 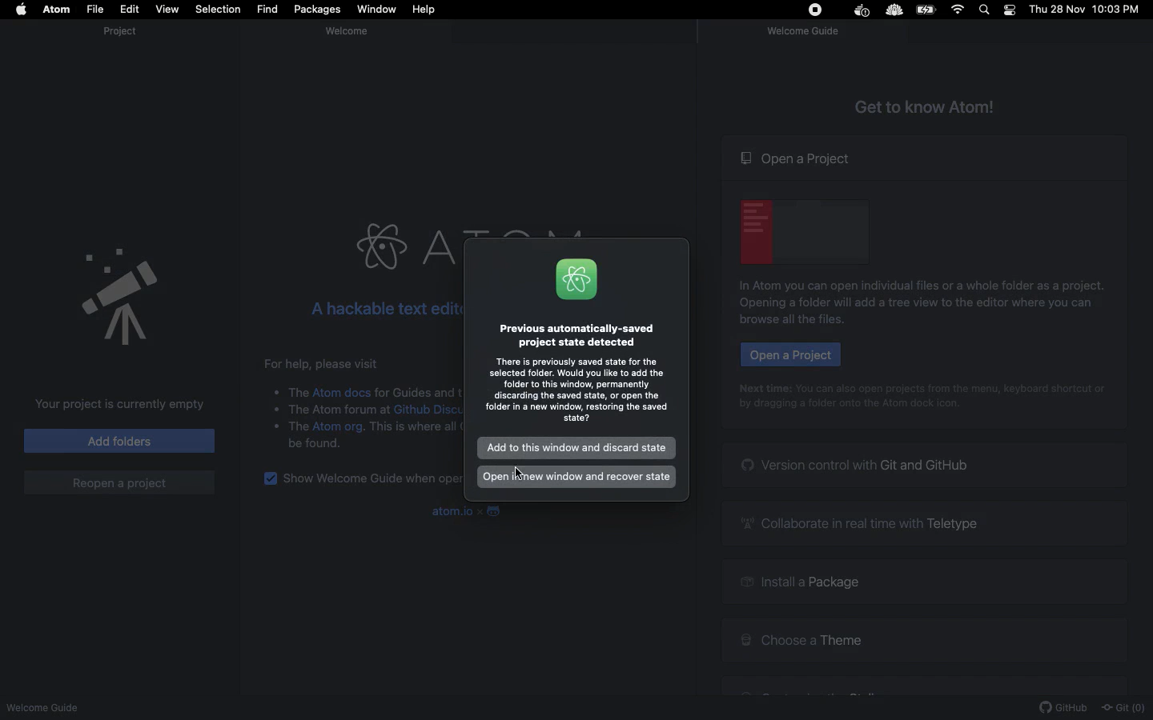 I want to click on Instructional text, so click(x=925, y=387).